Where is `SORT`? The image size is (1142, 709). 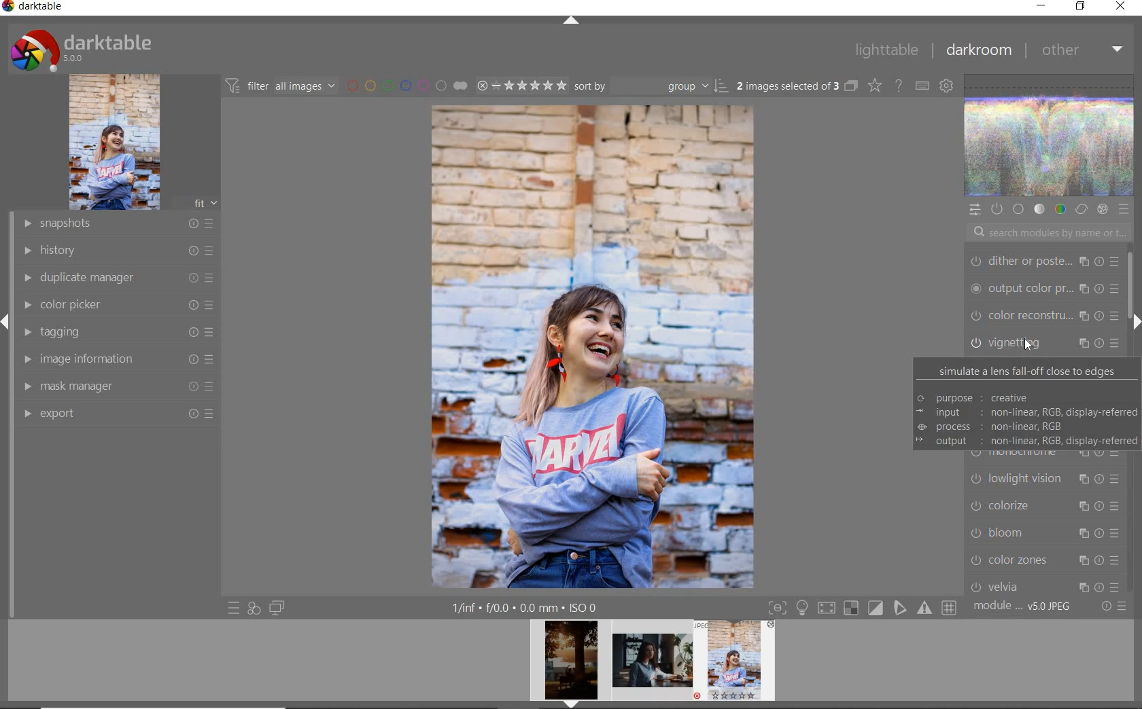 SORT is located at coordinates (651, 85).